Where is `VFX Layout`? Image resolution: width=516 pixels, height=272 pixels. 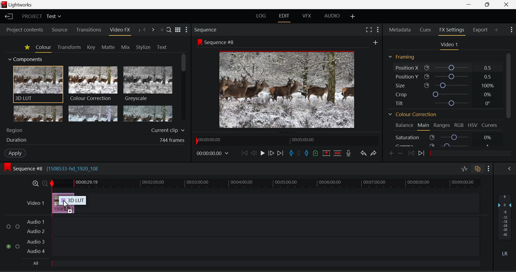
VFX Layout is located at coordinates (307, 16).